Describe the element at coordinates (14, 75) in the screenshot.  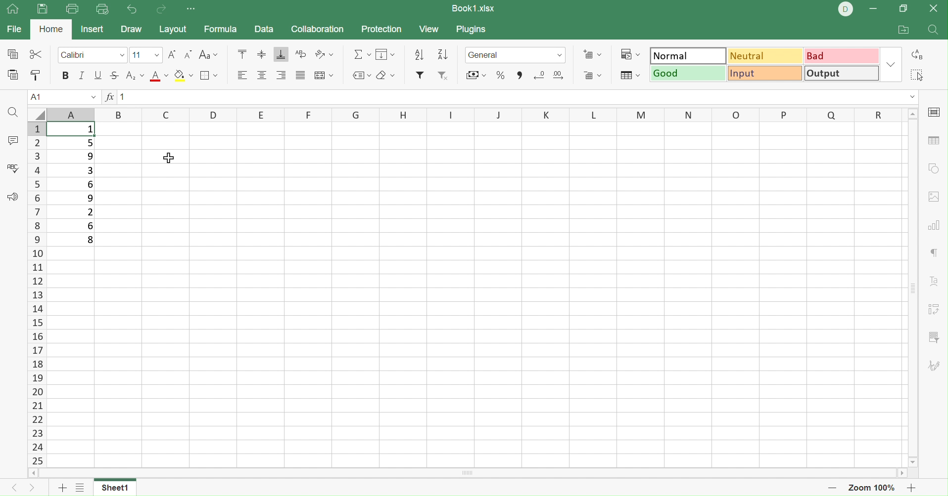
I see `Paste` at that location.